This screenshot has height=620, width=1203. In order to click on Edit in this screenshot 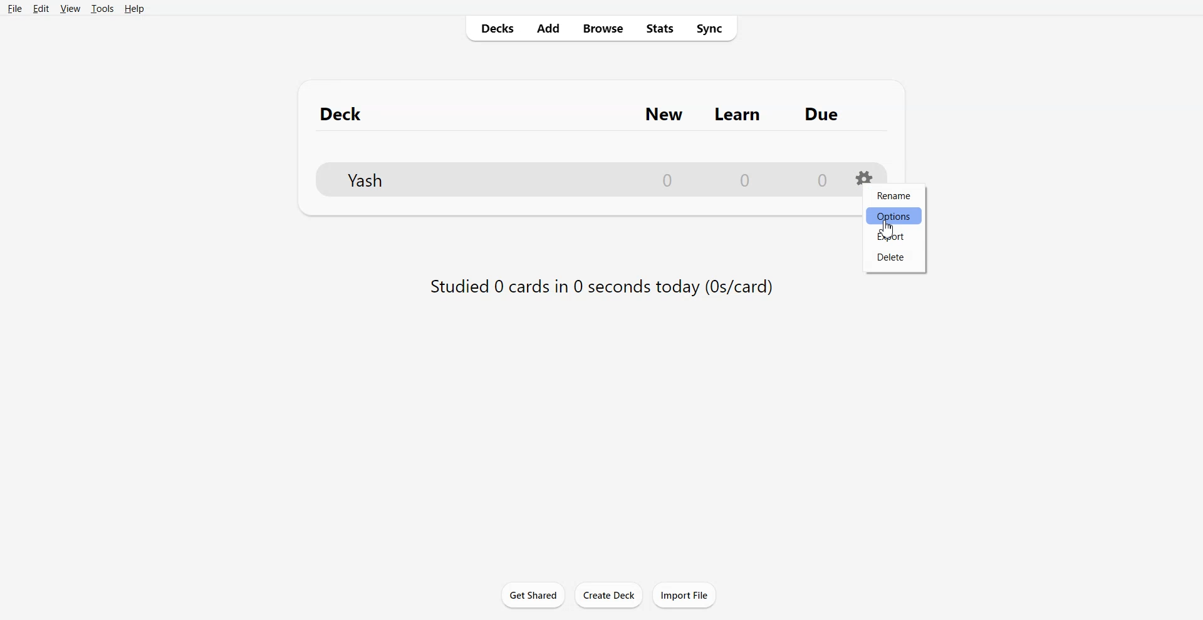, I will do `click(39, 9)`.